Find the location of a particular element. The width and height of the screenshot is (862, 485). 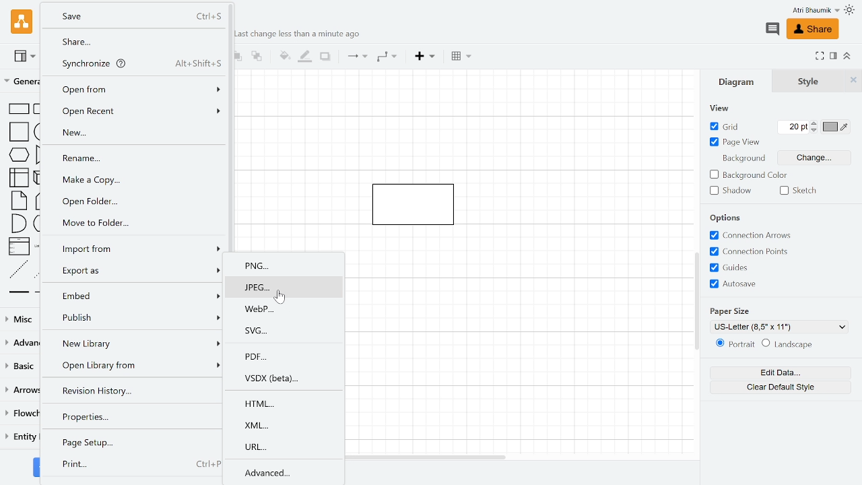

Diagrams is located at coordinates (737, 84).